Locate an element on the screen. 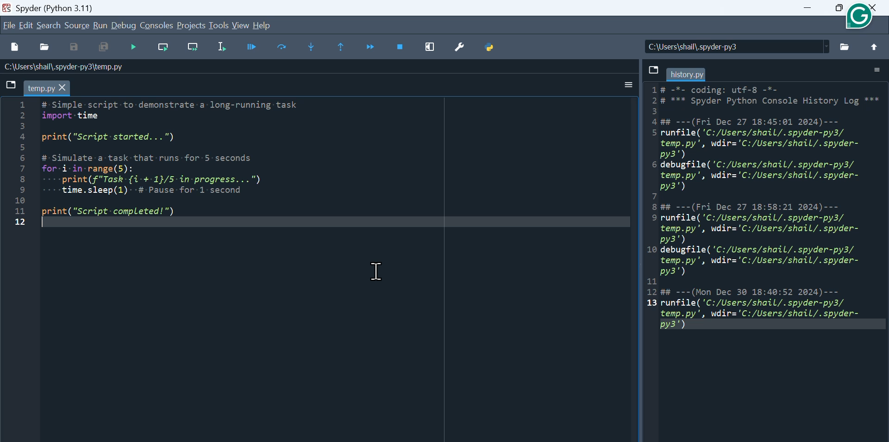 The height and width of the screenshot is (442, 889).  is located at coordinates (8, 25).